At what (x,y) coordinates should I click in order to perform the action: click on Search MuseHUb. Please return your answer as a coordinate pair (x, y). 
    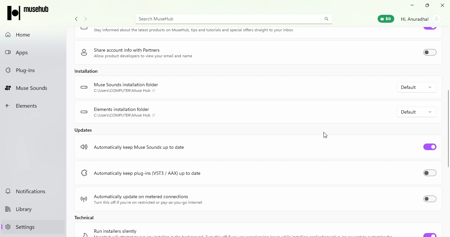
    Looking at the image, I should click on (233, 19).